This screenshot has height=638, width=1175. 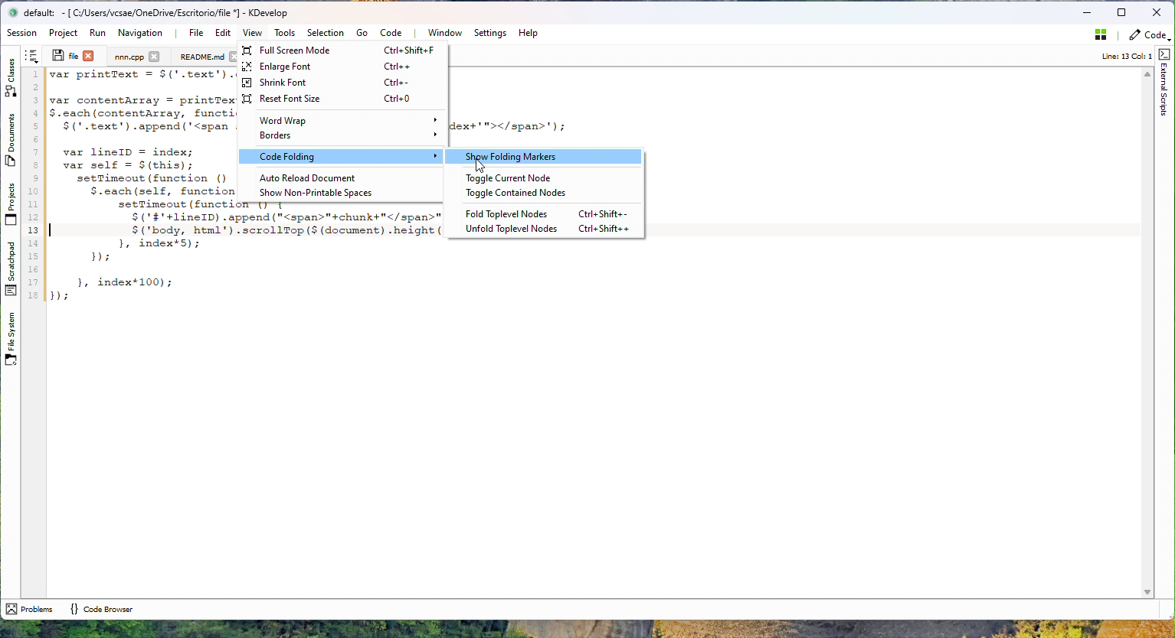 What do you see at coordinates (165, 13) in the screenshot?
I see `application name` at bounding box center [165, 13].